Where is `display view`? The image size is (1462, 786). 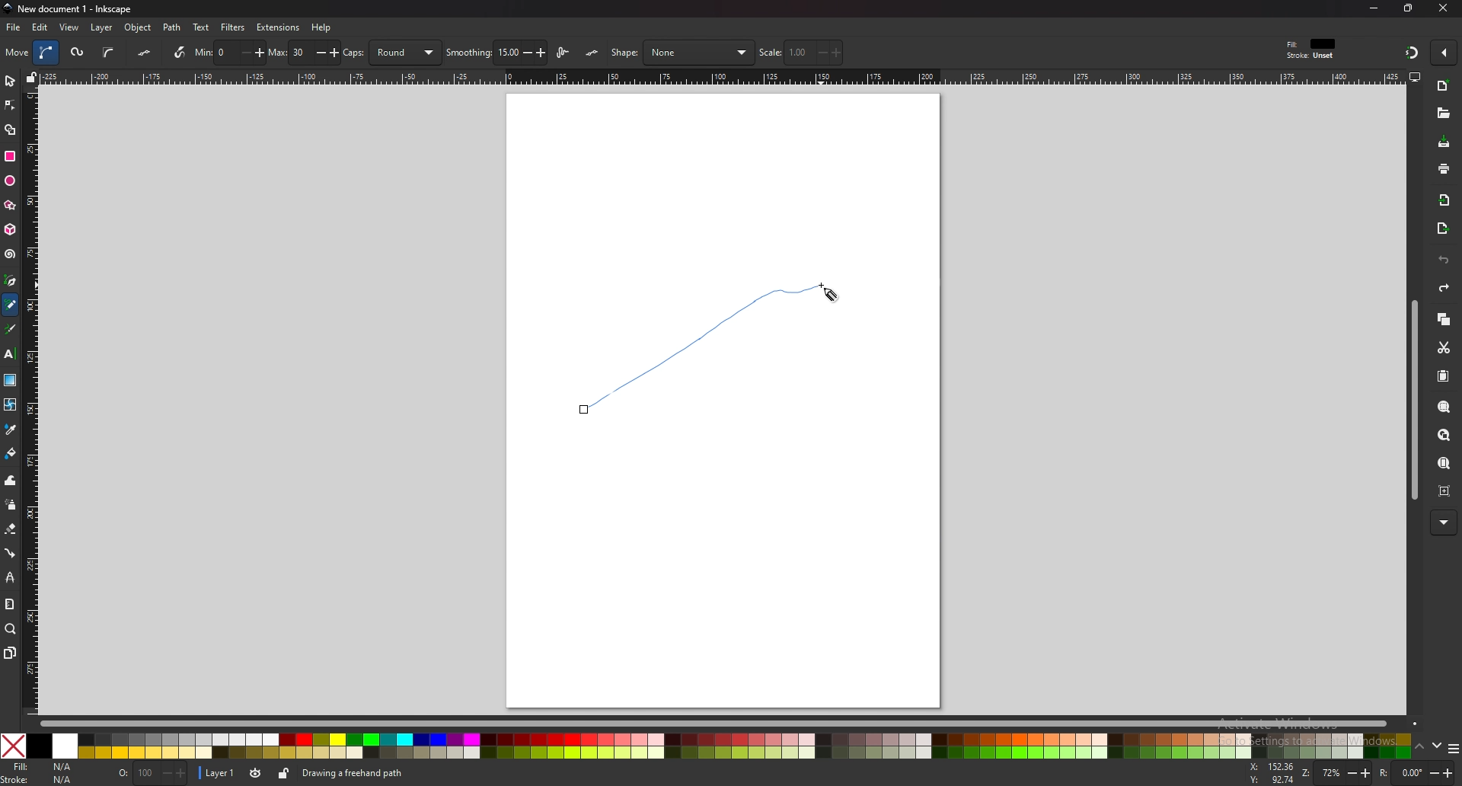 display view is located at coordinates (1415, 77).